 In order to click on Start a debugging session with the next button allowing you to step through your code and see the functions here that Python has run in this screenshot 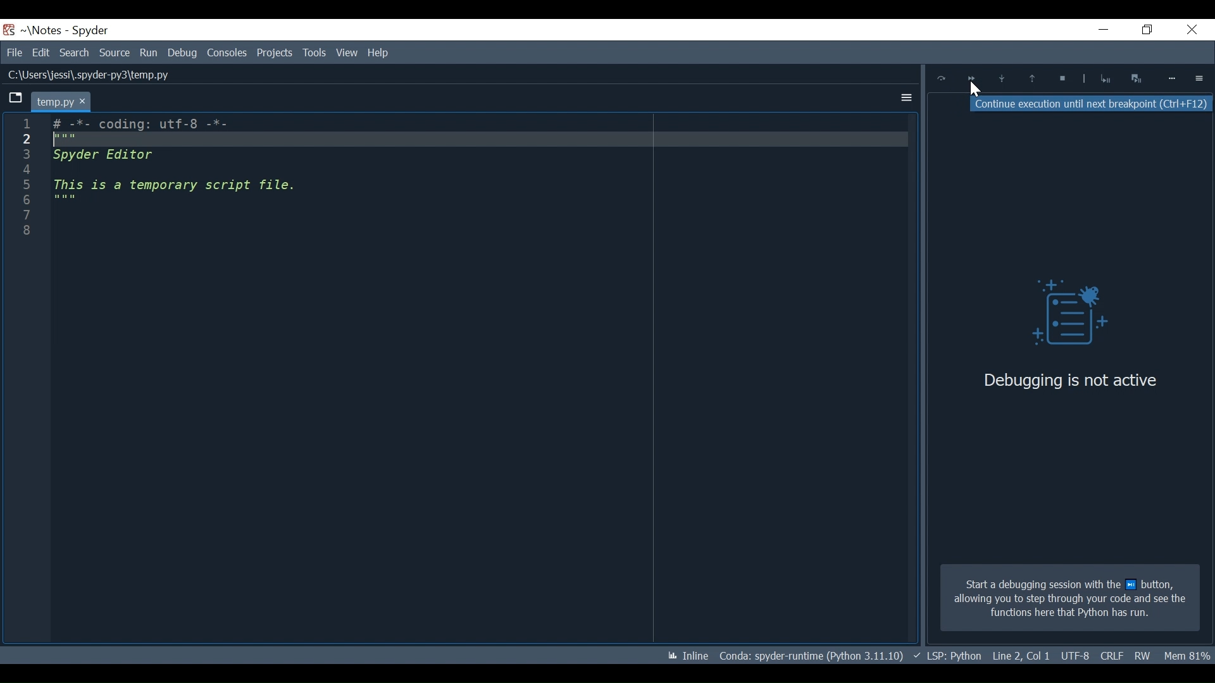, I will do `click(1069, 598)`.